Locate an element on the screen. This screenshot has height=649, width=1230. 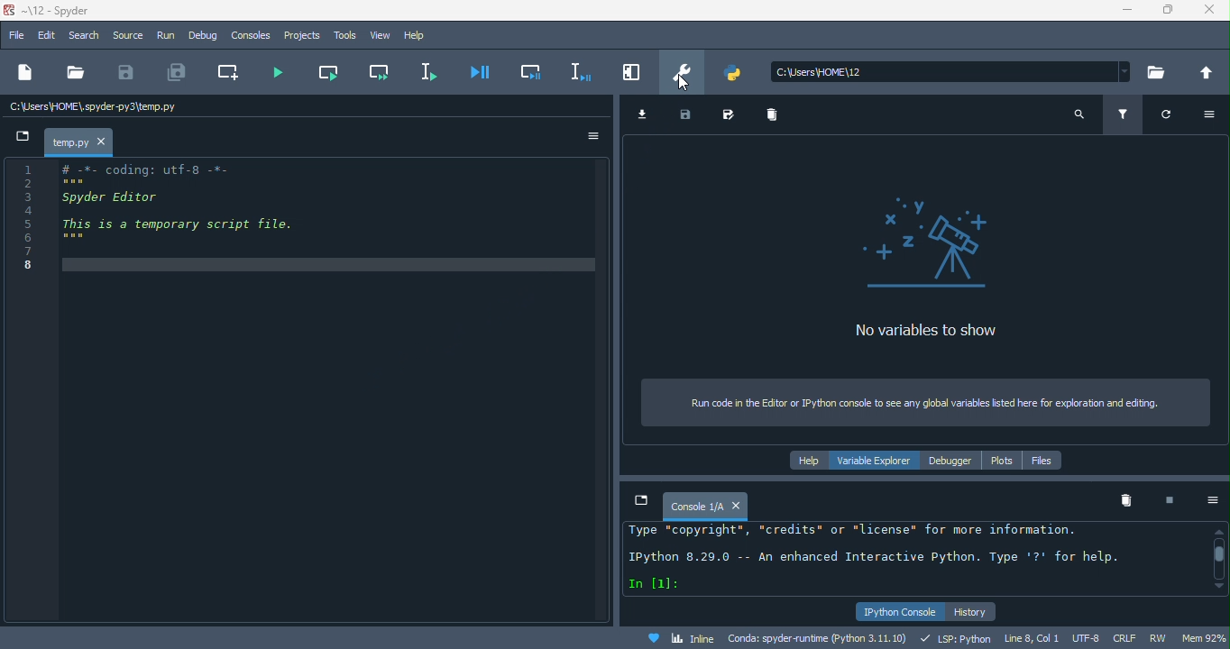
console is located at coordinates (251, 34).